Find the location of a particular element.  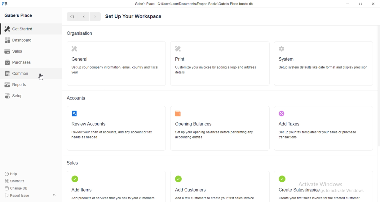

Create your first sales invoice for he created customer is located at coordinates (320, 197).